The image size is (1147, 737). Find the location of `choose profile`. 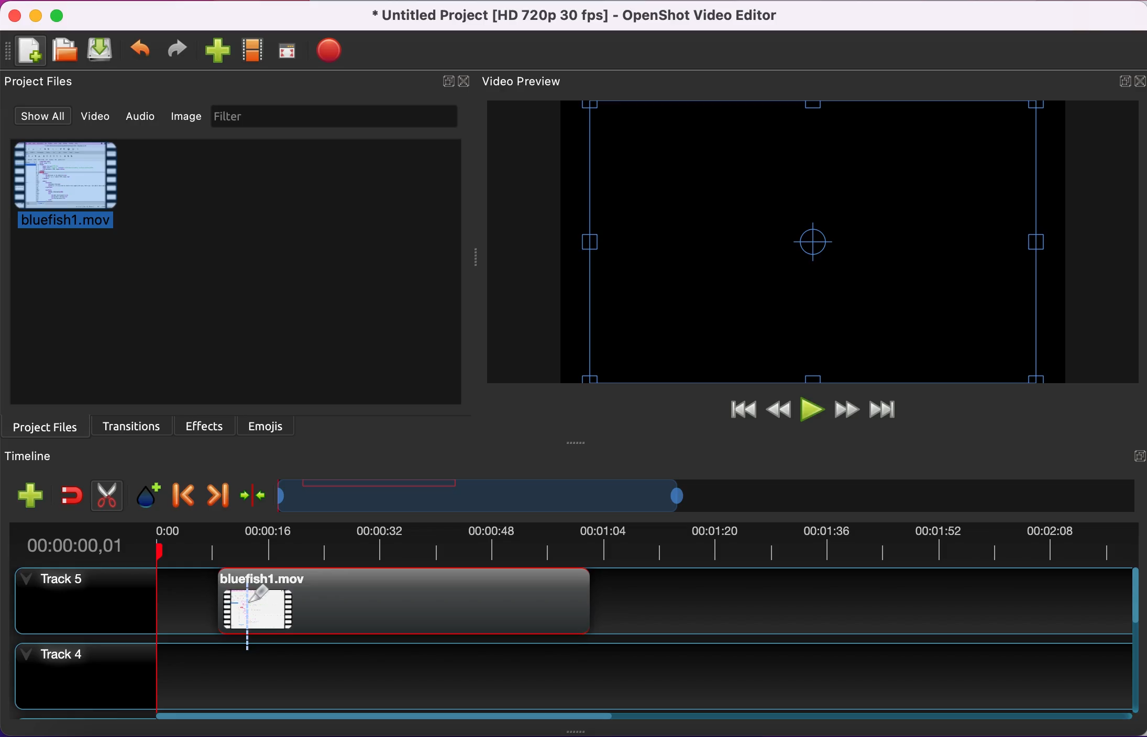

choose profile is located at coordinates (253, 49).